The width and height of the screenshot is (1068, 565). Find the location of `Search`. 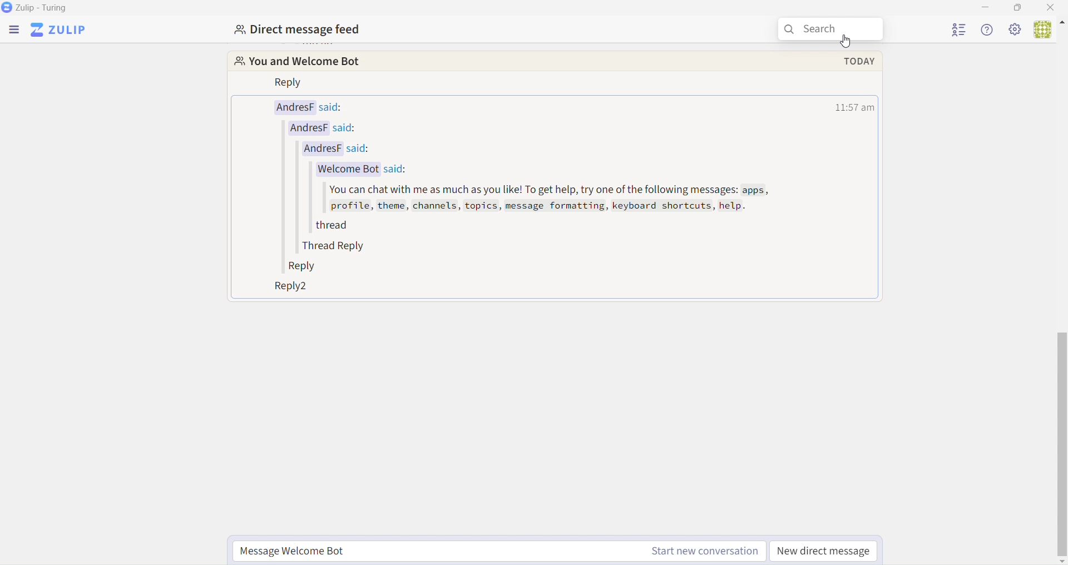

Search is located at coordinates (834, 30).